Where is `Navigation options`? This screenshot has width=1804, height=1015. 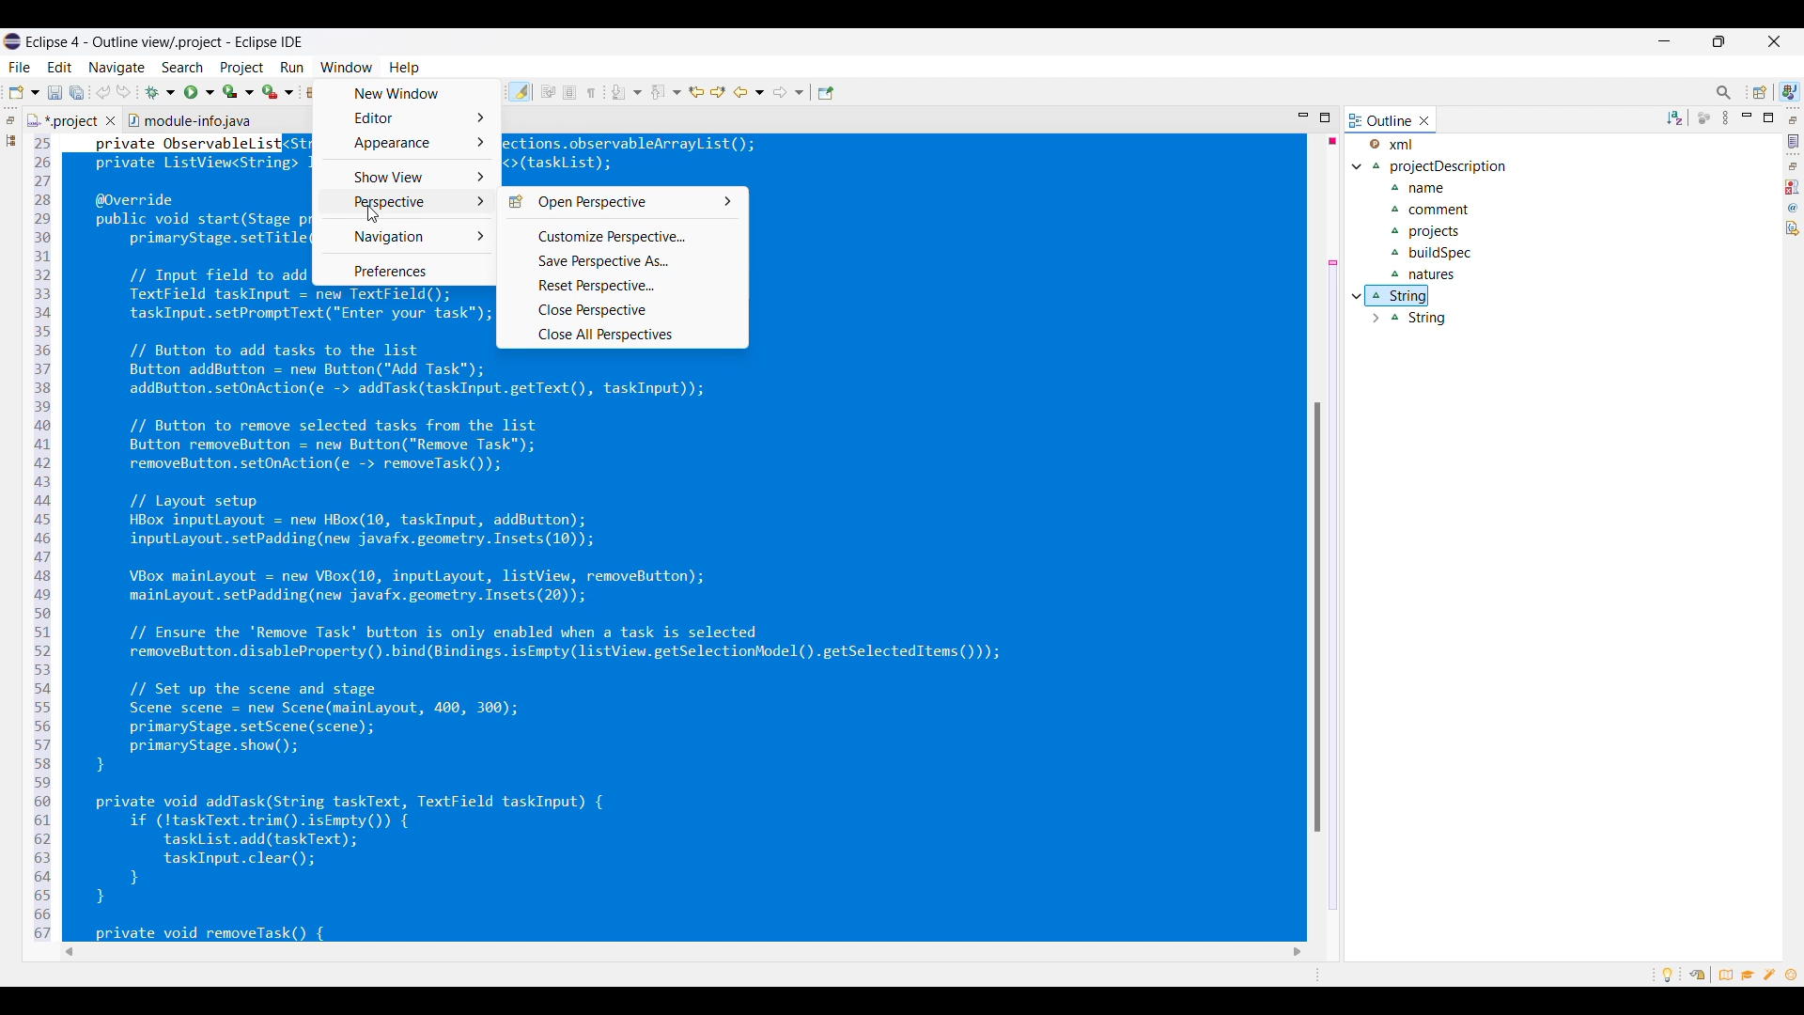
Navigation options is located at coordinates (409, 237).